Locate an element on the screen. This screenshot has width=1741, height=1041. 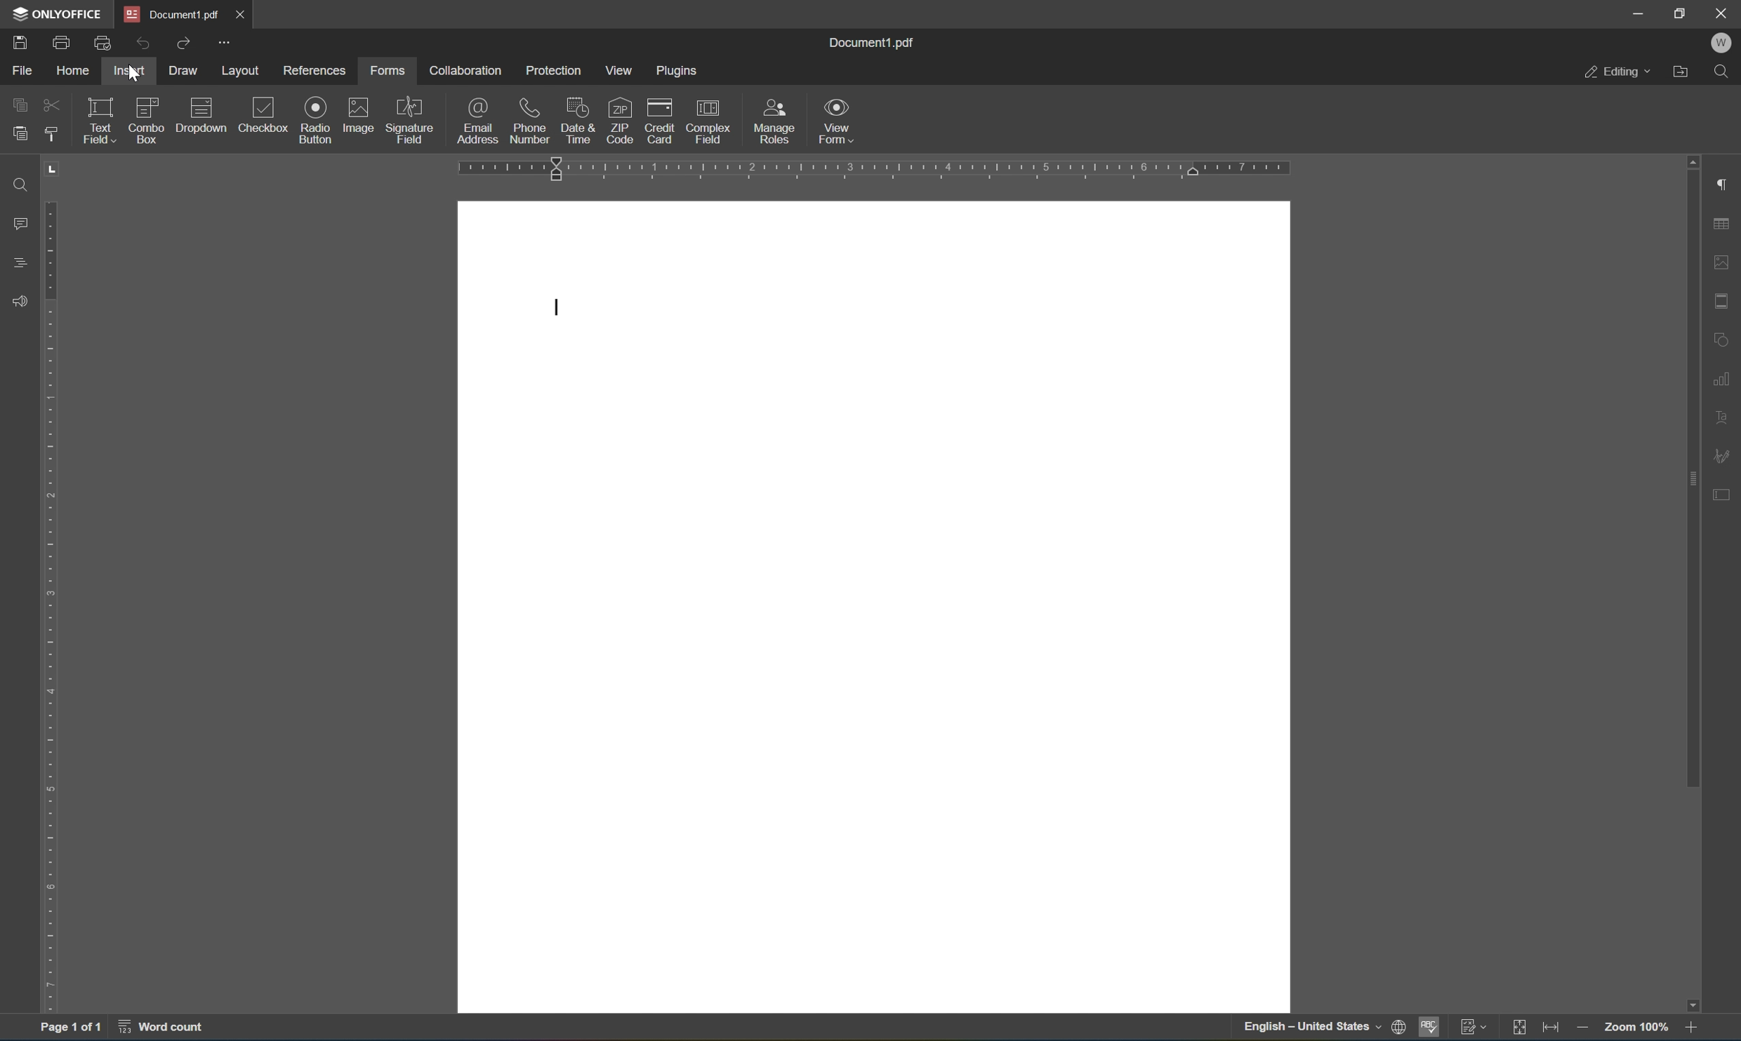
scroll down is located at coordinates (1692, 1005).